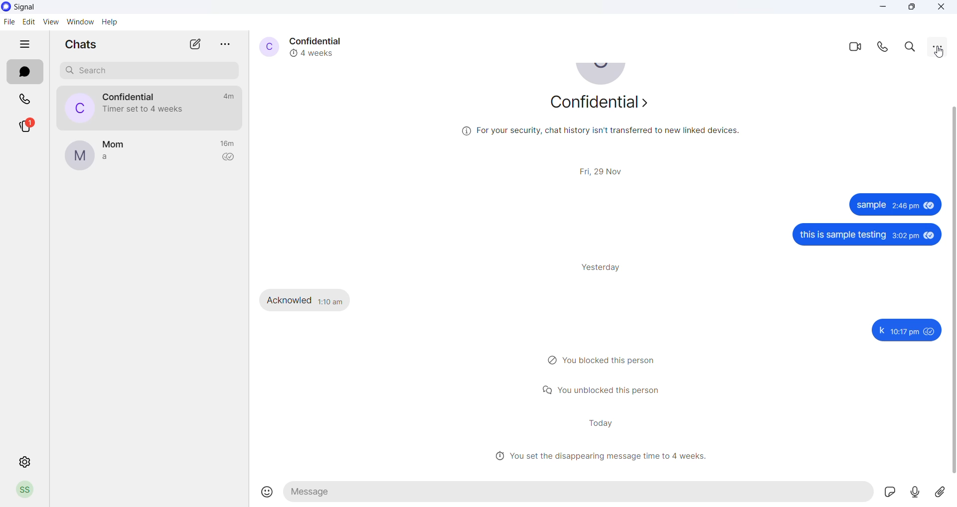 The width and height of the screenshot is (957, 507). I want to click on about profile, so click(603, 105).